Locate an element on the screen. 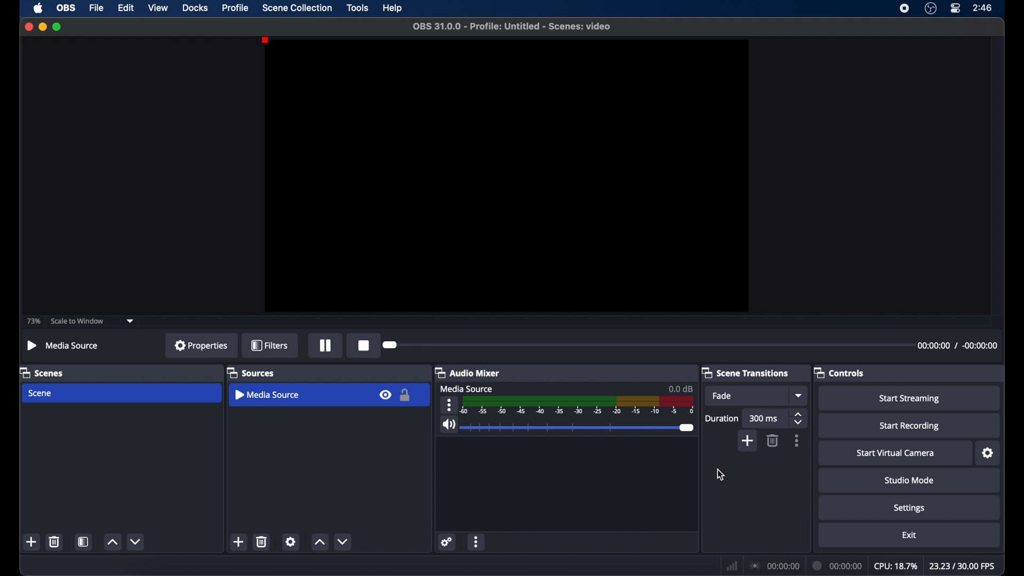 The width and height of the screenshot is (1024, 576). connection is located at coordinates (774, 565).